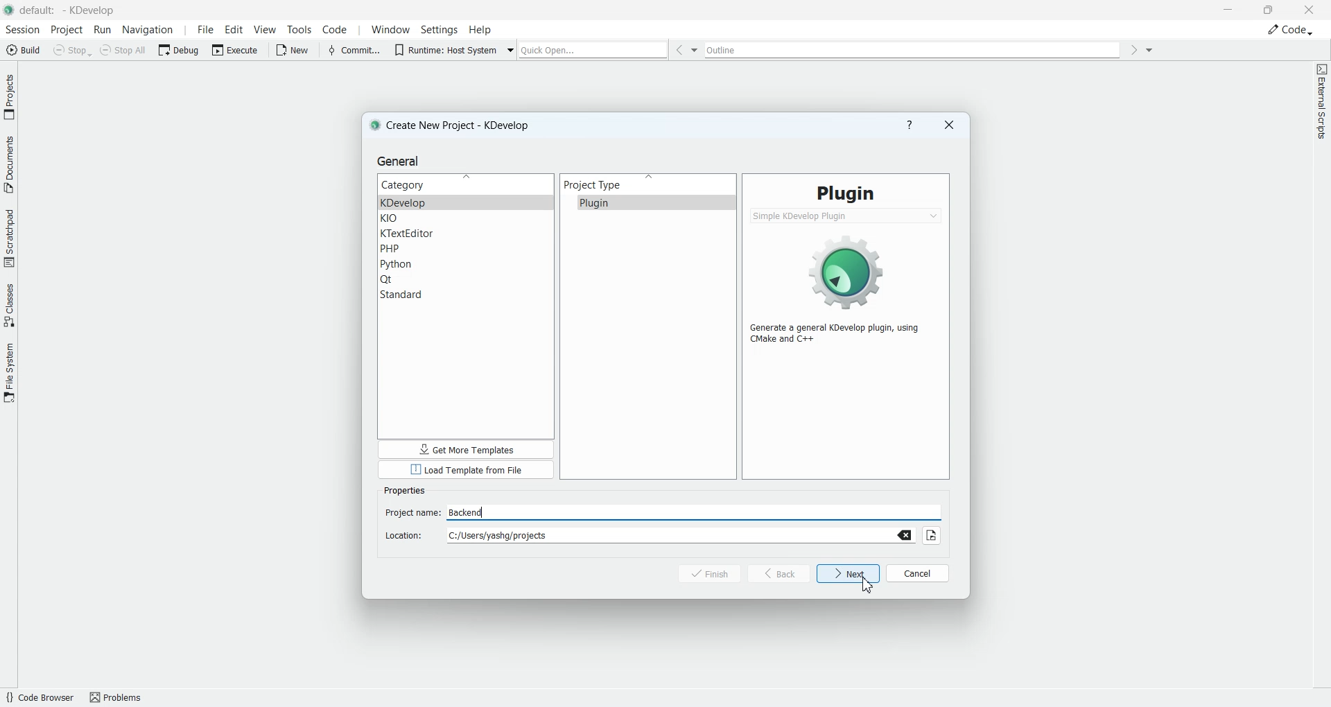  I want to click on Navigation, so click(150, 30).